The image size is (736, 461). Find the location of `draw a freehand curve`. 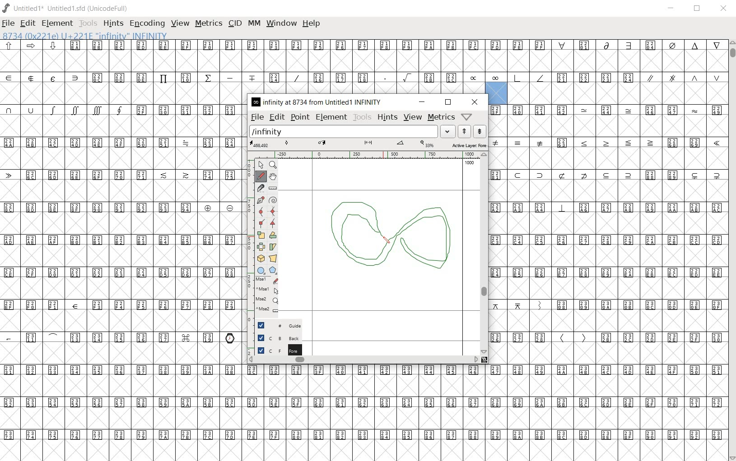

draw a freehand curve is located at coordinates (261, 176).